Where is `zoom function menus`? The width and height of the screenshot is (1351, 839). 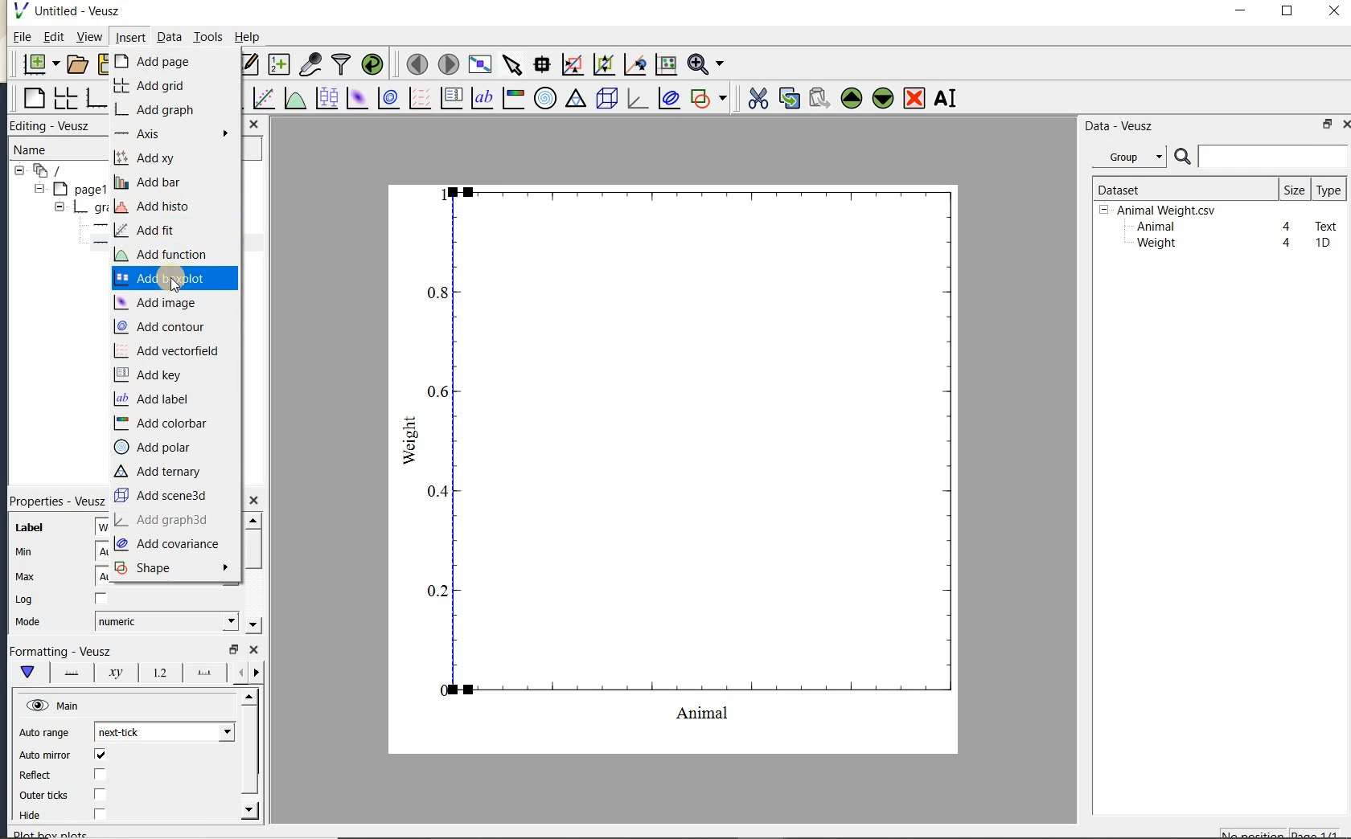 zoom function menus is located at coordinates (705, 64).